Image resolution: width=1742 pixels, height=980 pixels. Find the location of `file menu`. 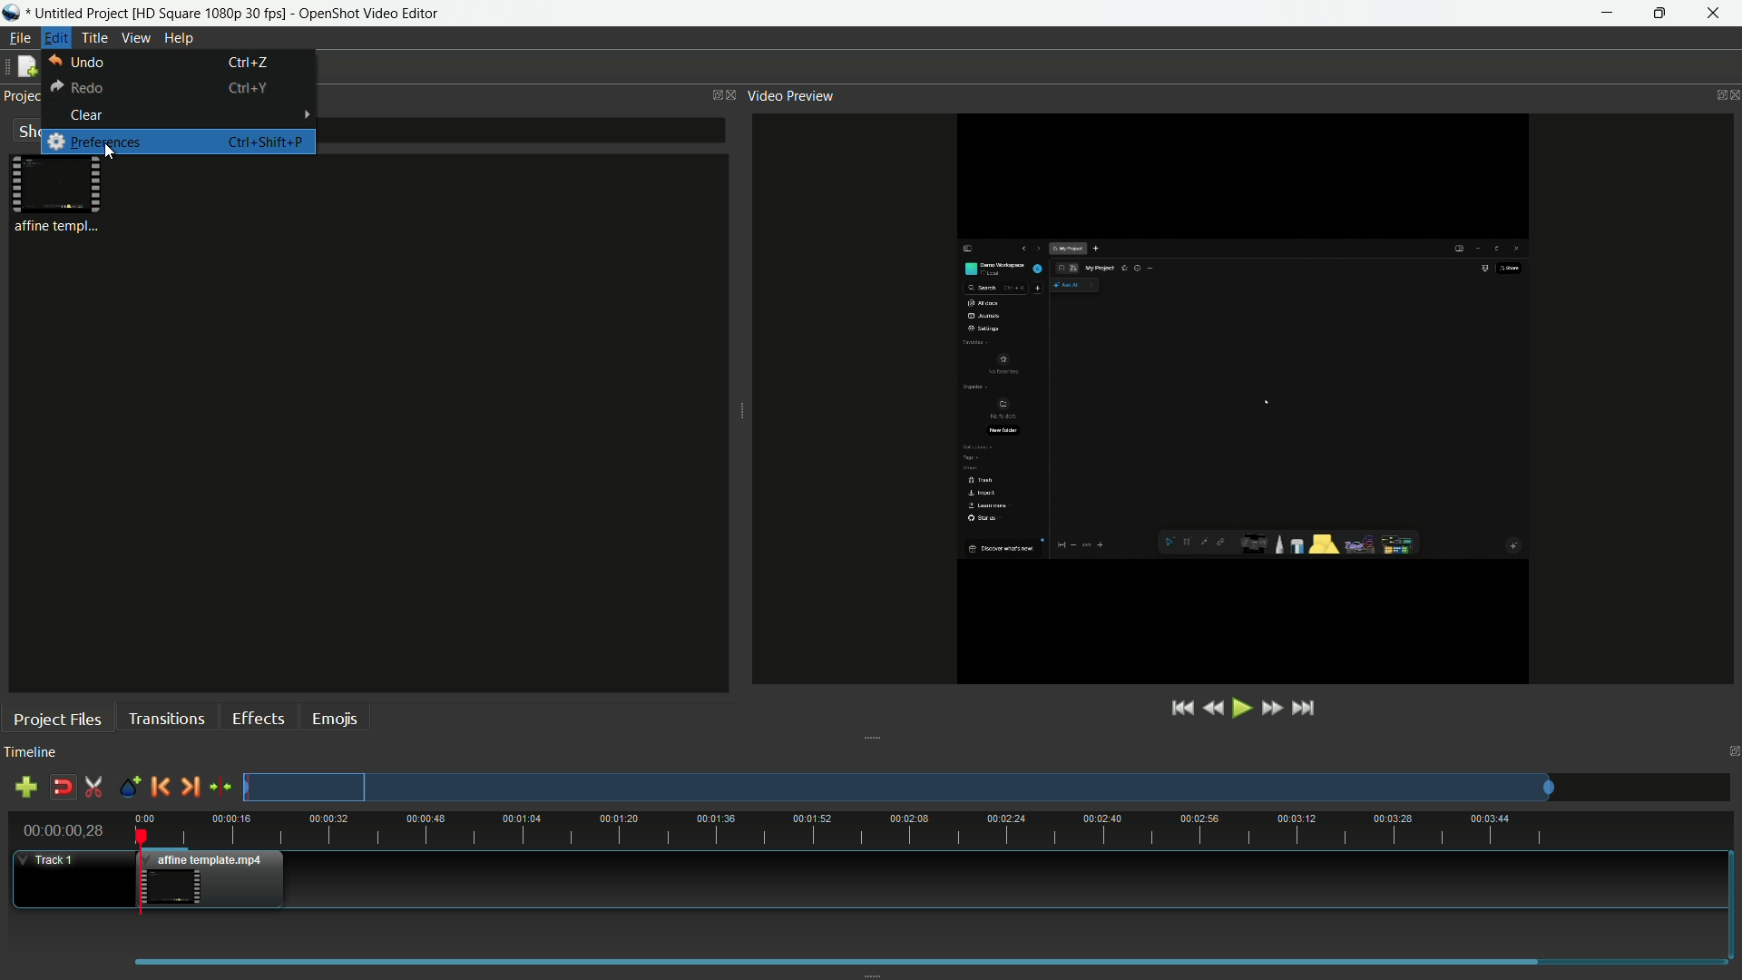

file menu is located at coordinates (18, 38).